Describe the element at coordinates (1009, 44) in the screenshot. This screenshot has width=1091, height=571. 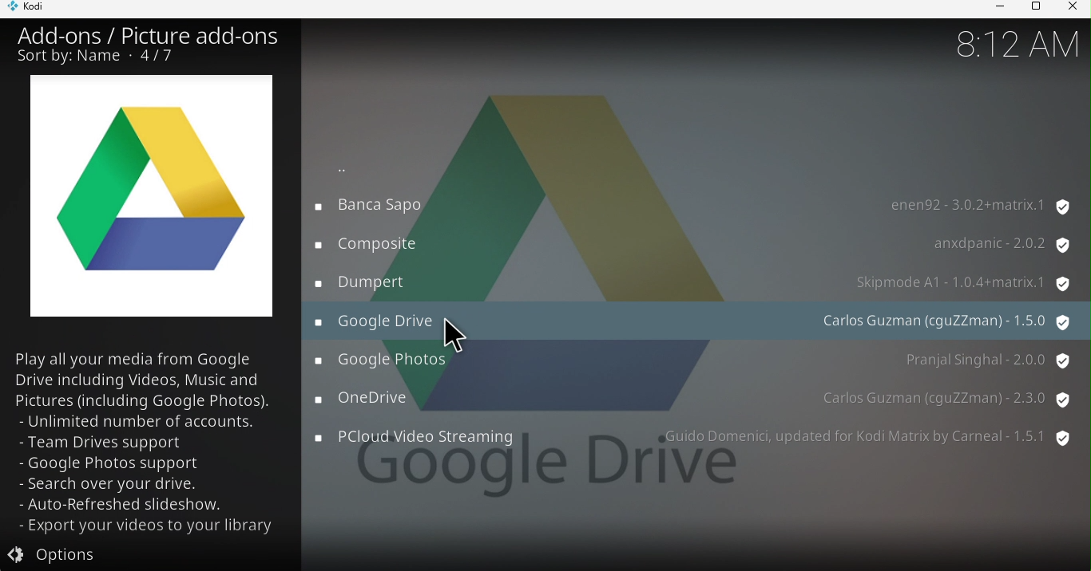
I see `Time` at that location.